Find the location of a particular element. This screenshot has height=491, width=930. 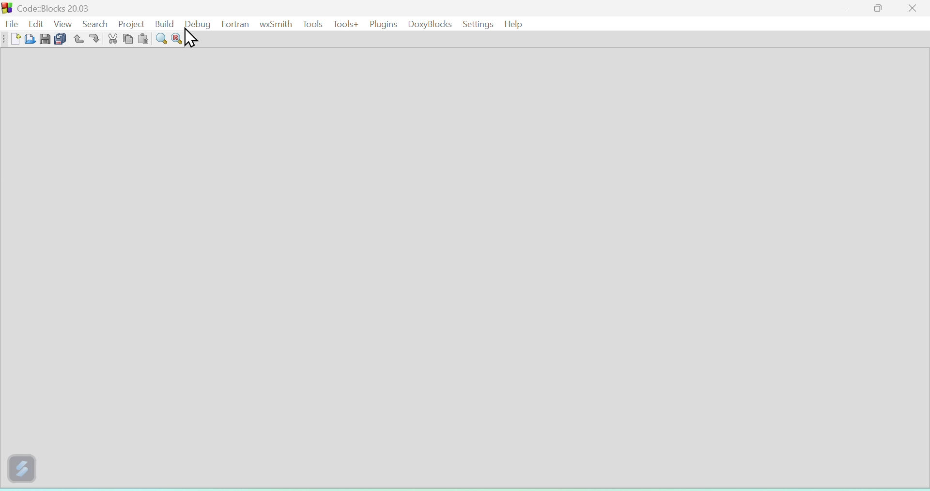

new file is located at coordinates (14, 39).